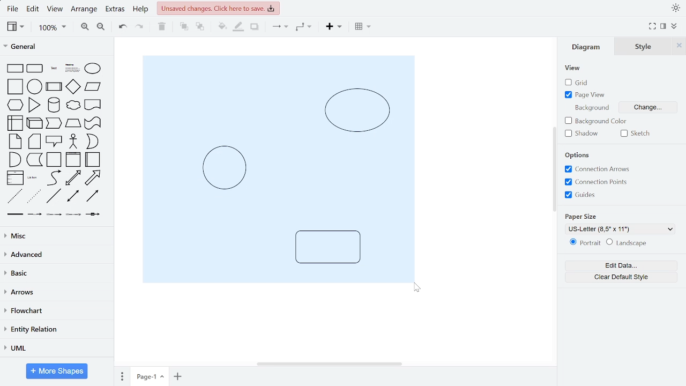 The height and width of the screenshot is (386, 686). I want to click on insert, so click(333, 28).